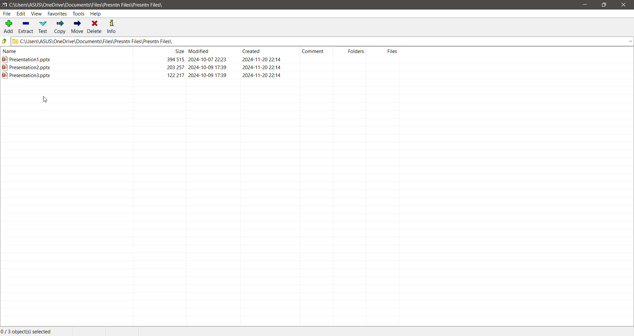  What do you see at coordinates (8, 26) in the screenshot?
I see `Add` at bounding box center [8, 26].